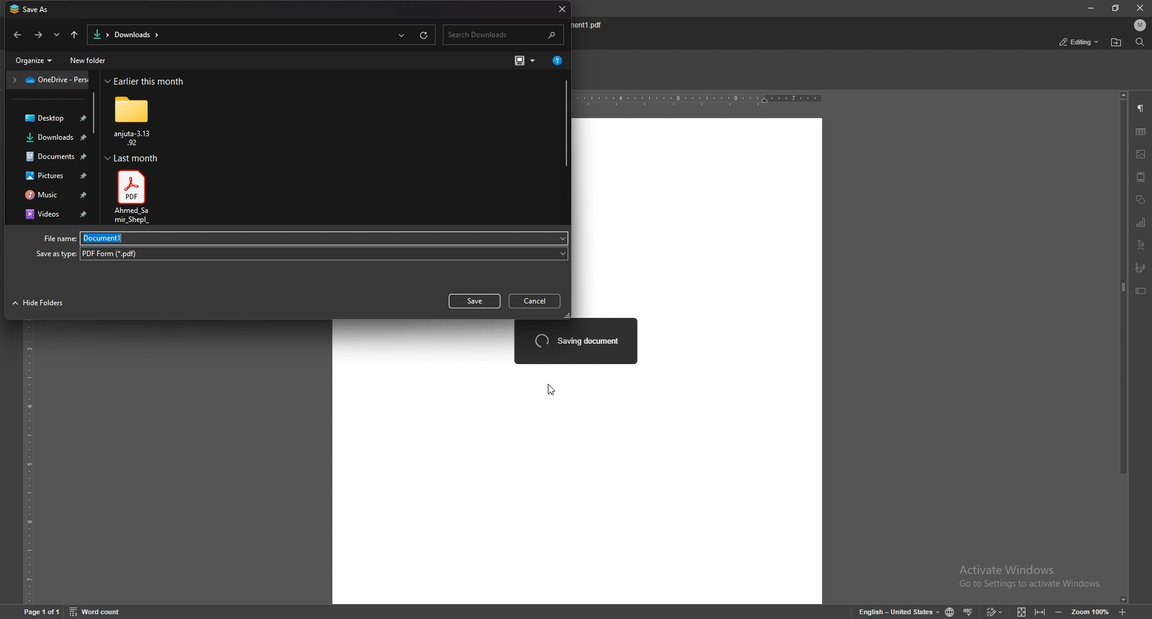 The height and width of the screenshot is (619, 1152). Describe the element at coordinates (1141, 291) in the screenshot. I see `text box` at that location.